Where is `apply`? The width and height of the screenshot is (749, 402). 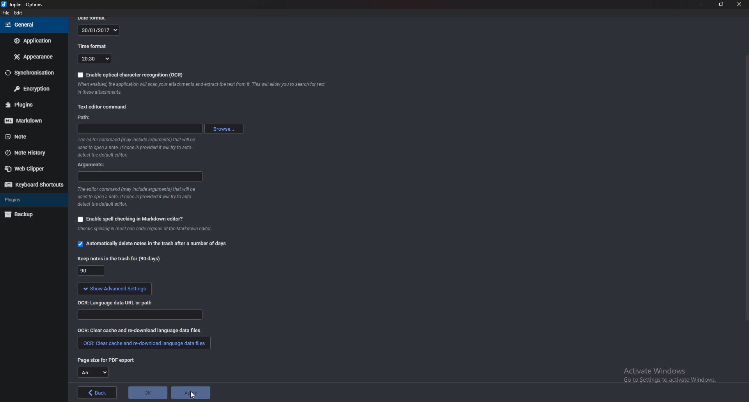
apply is located at coordinates (190, 393).